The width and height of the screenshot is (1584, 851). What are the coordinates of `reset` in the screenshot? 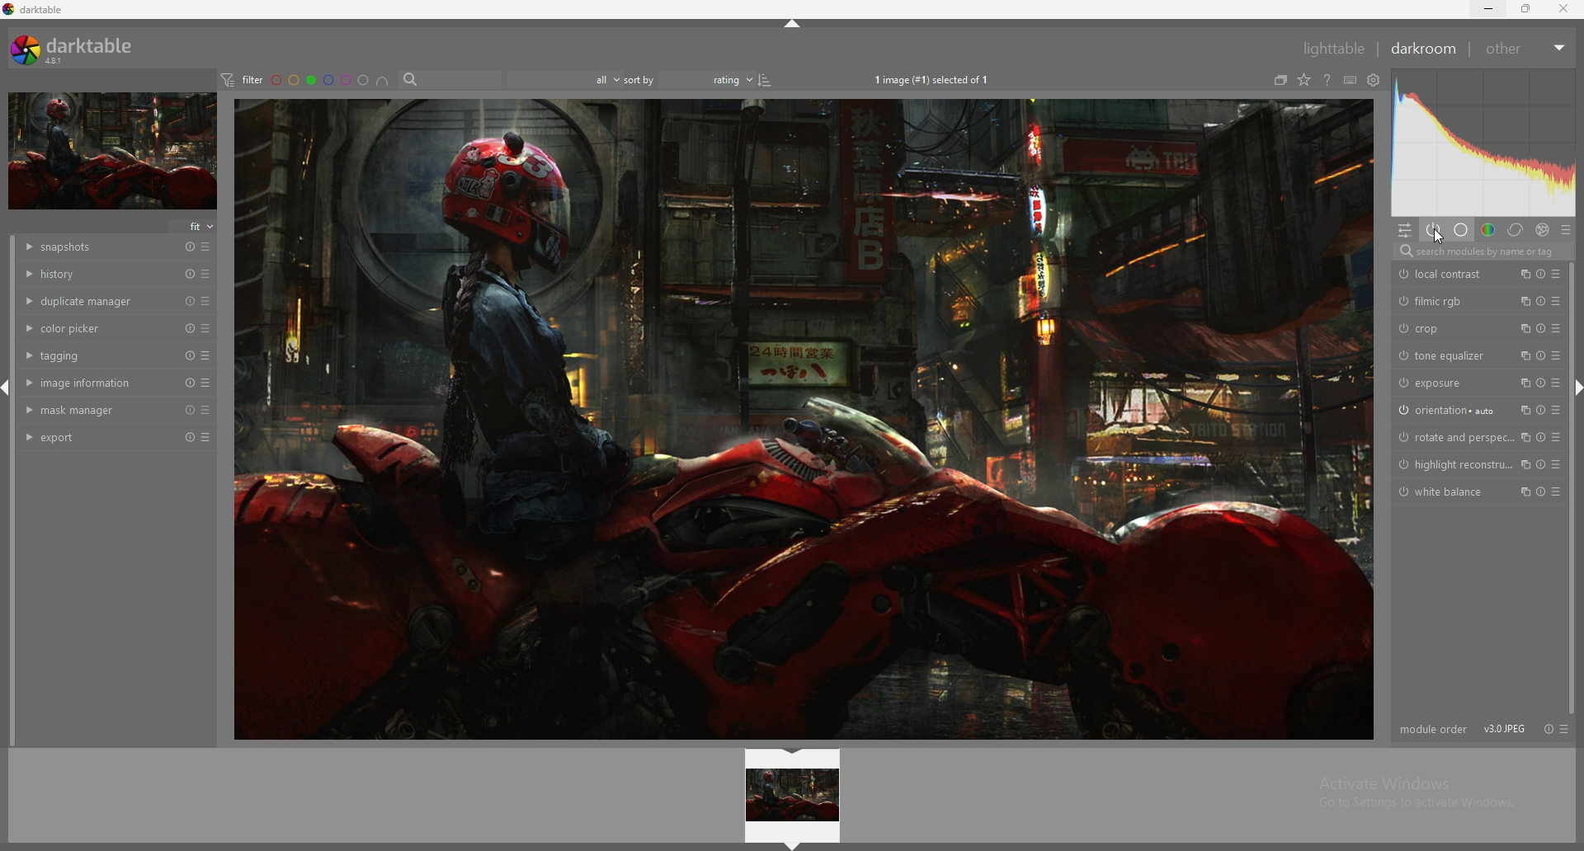 It's located at (188, 274).